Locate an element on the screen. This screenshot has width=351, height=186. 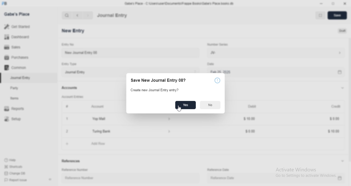
notice is located at coordinates (217, 81).